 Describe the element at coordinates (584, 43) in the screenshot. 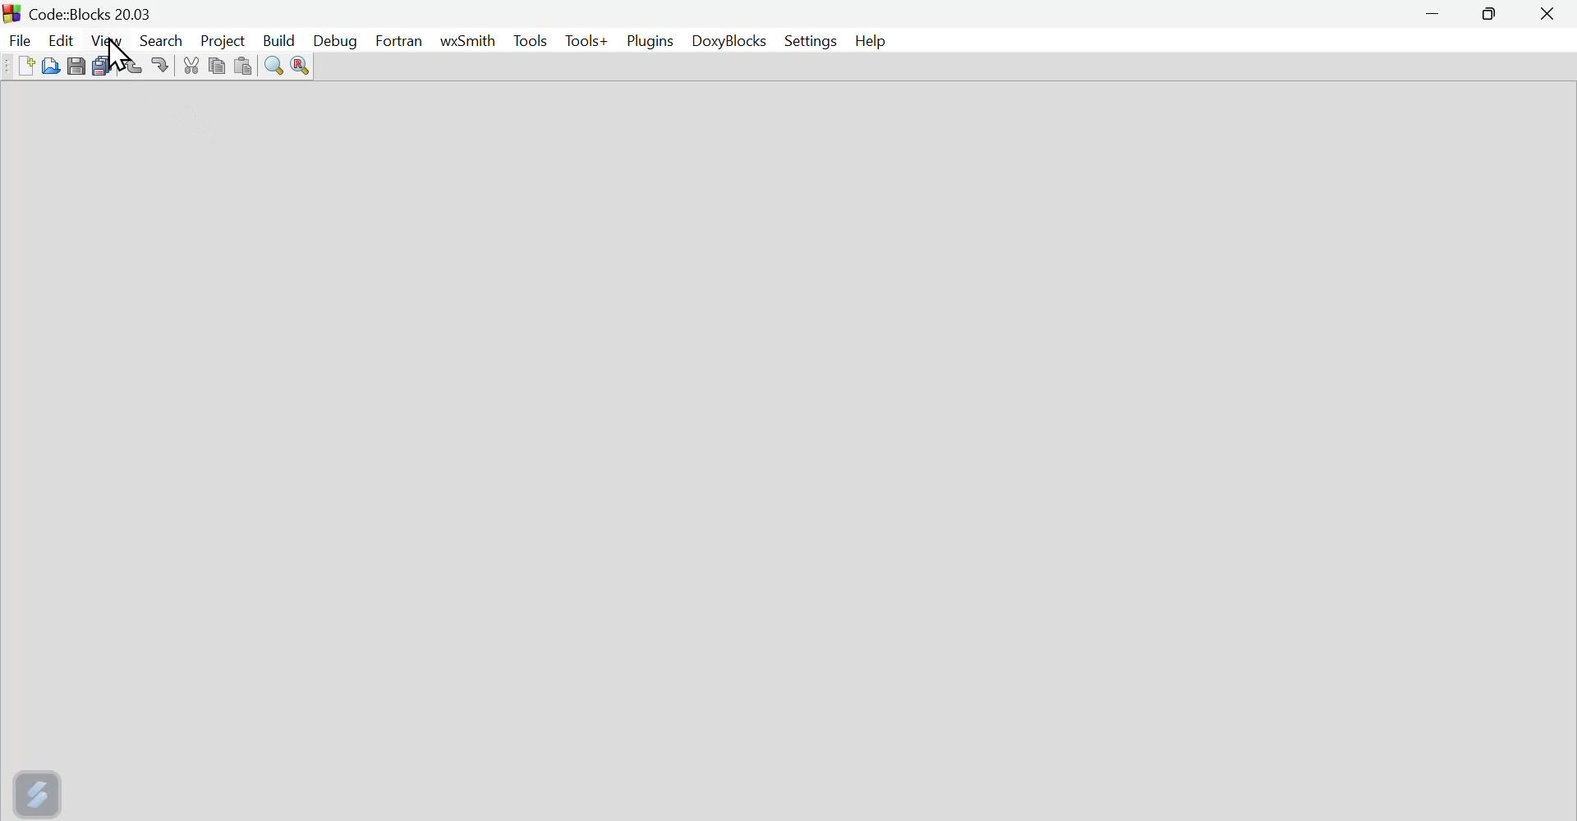

I see `Tools+` at that location.